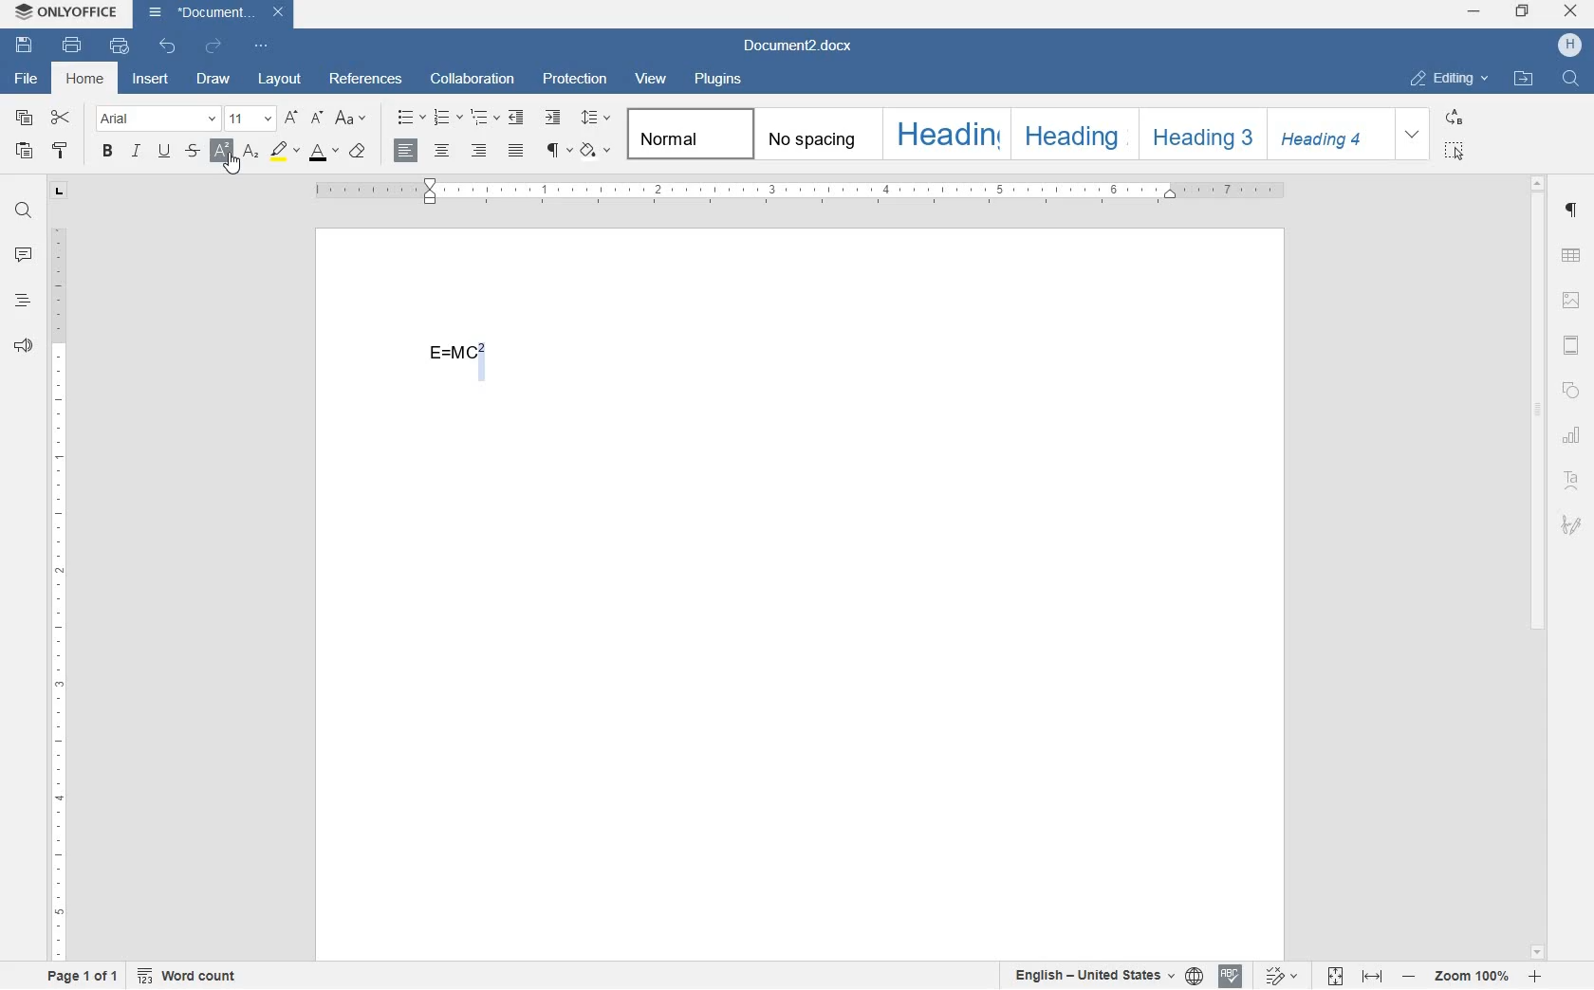  Describe the element at coordinates (22, 301) in the screenshot. I see `headings` at that location.